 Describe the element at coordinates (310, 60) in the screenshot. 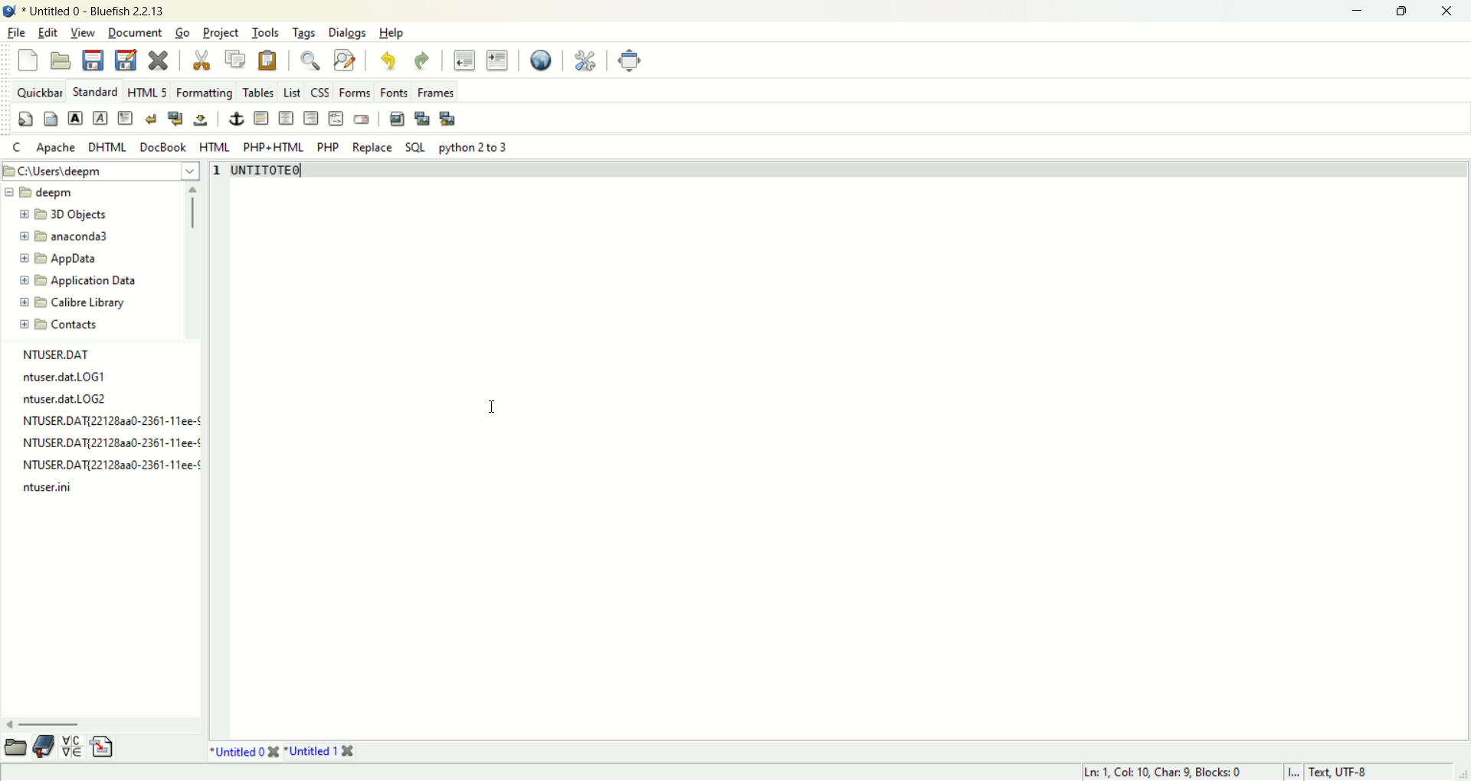

I see `show find bar` at that location.